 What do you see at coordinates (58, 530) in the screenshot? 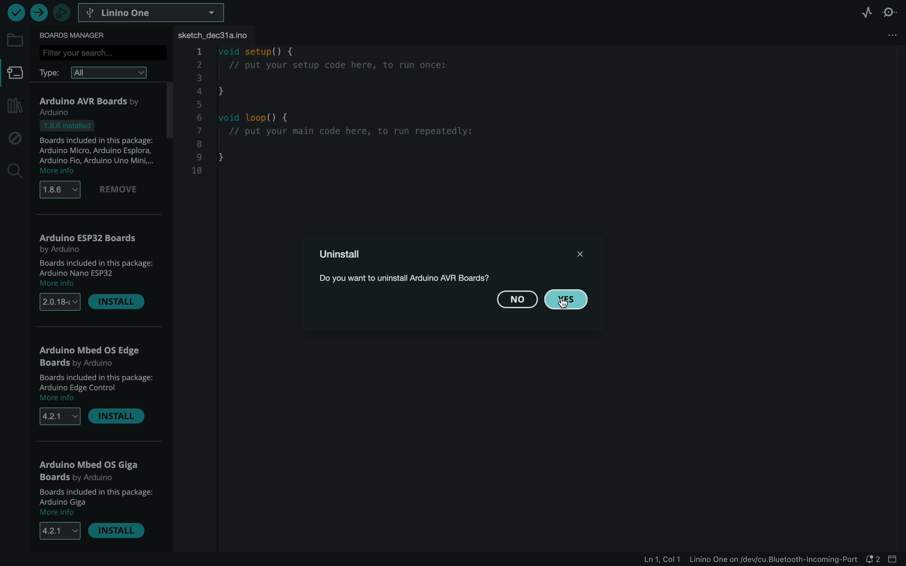
I see `versions` at bounding box center [58, 530].